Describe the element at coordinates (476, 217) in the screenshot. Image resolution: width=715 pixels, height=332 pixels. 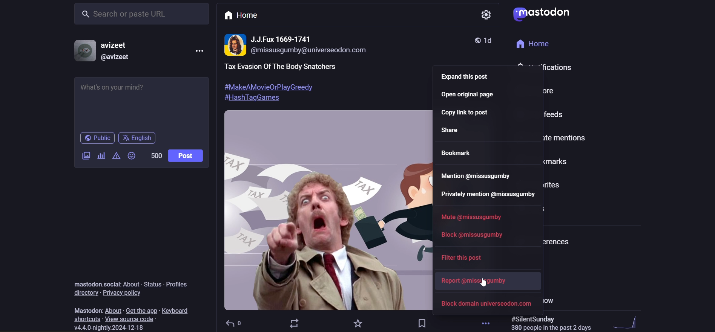
I see `mute` at that location.